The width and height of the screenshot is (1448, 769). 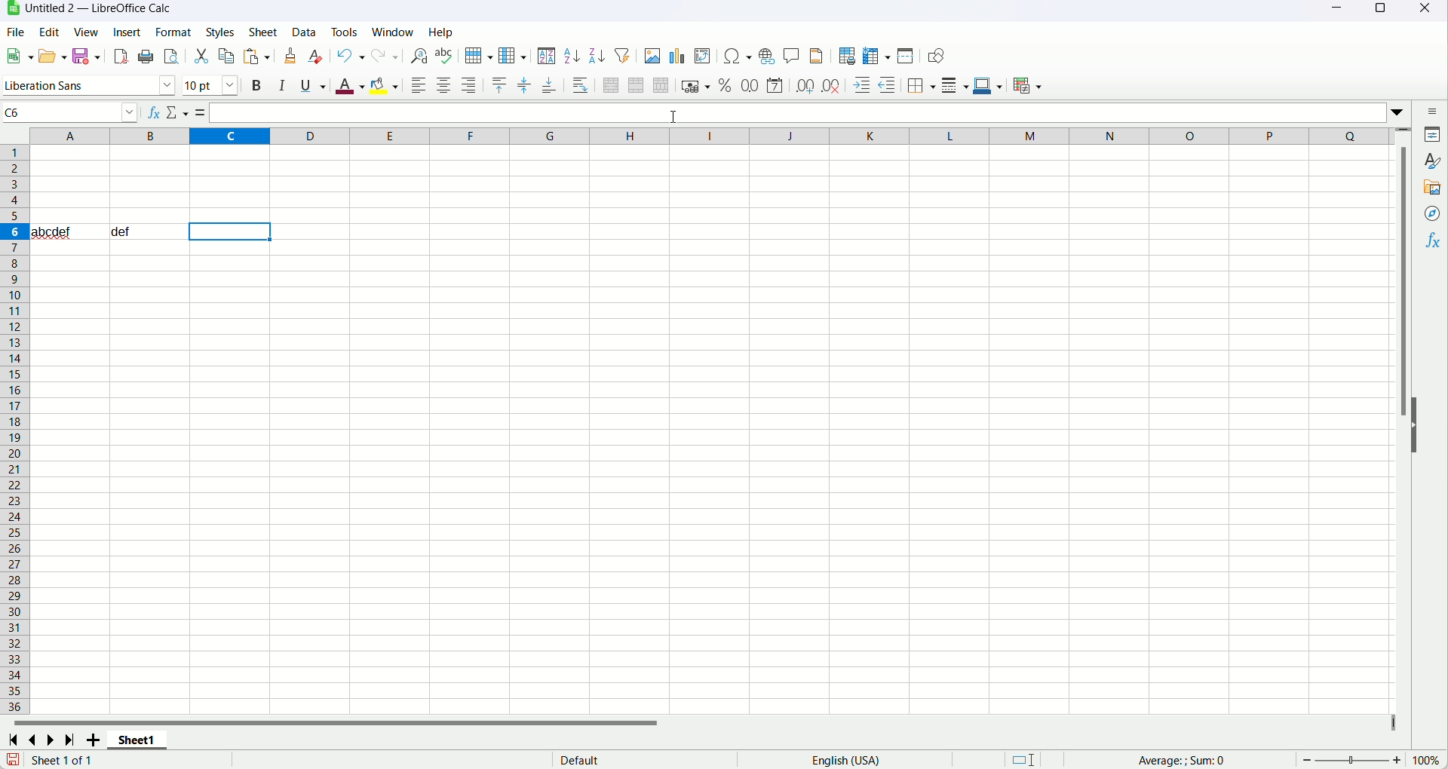 I want to click on format as percent, so click(x=726, y=84).